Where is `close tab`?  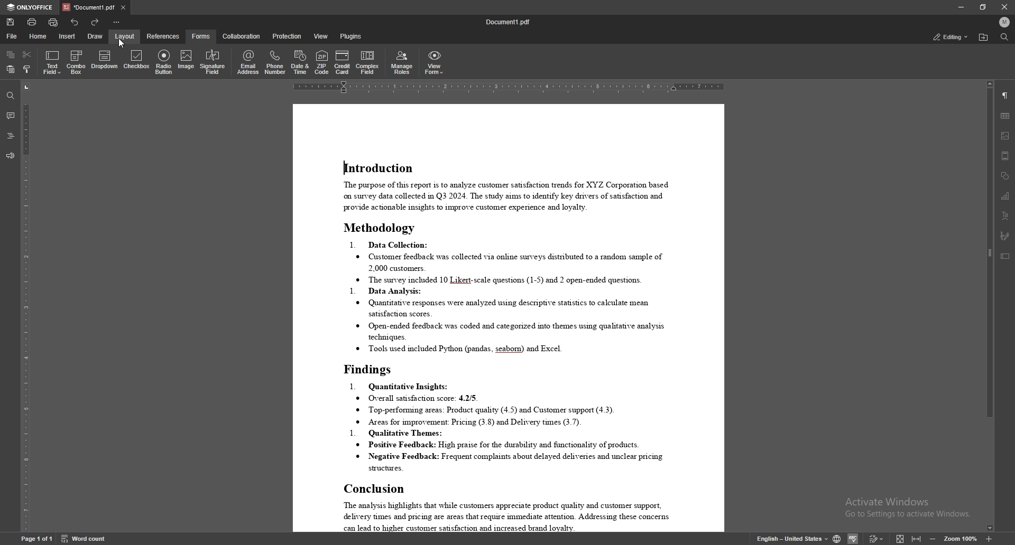 close tab is located at coordinates (124, 7).